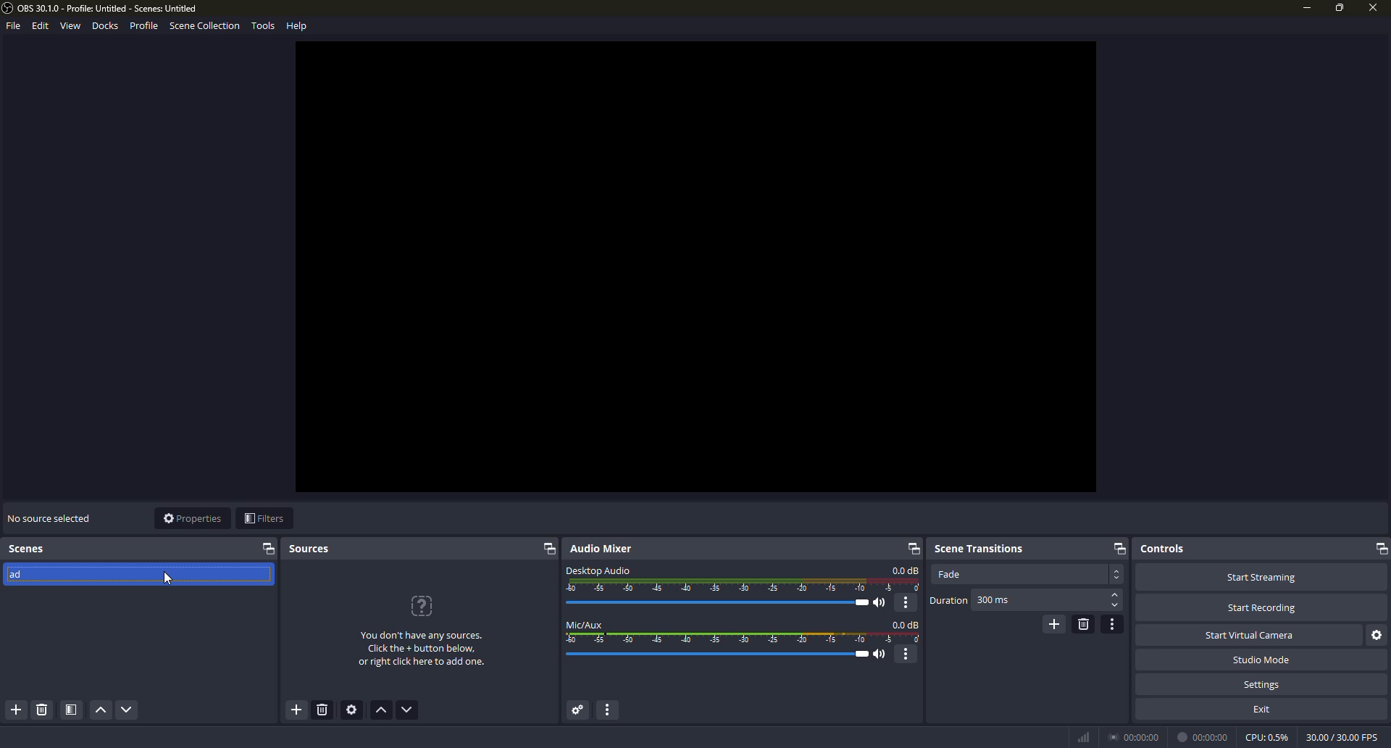 The width and height of the screenshot is (1391, 748). Describe the element at coordinates (298, 25) in the screenshot. I see `help` at that location.